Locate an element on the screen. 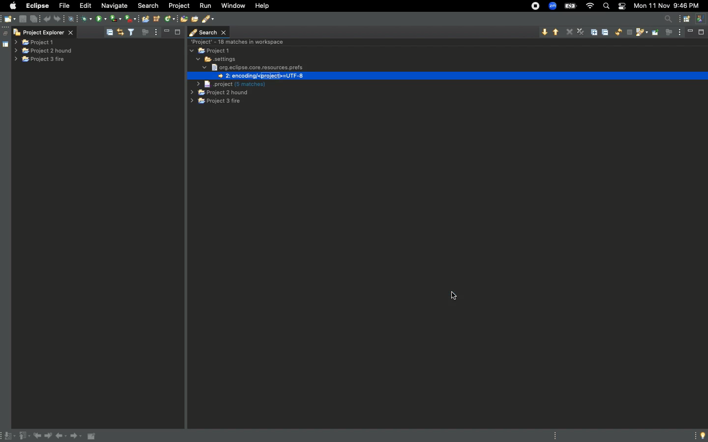 The image size is (708, 442). Search is located at coordinates (209, 32).